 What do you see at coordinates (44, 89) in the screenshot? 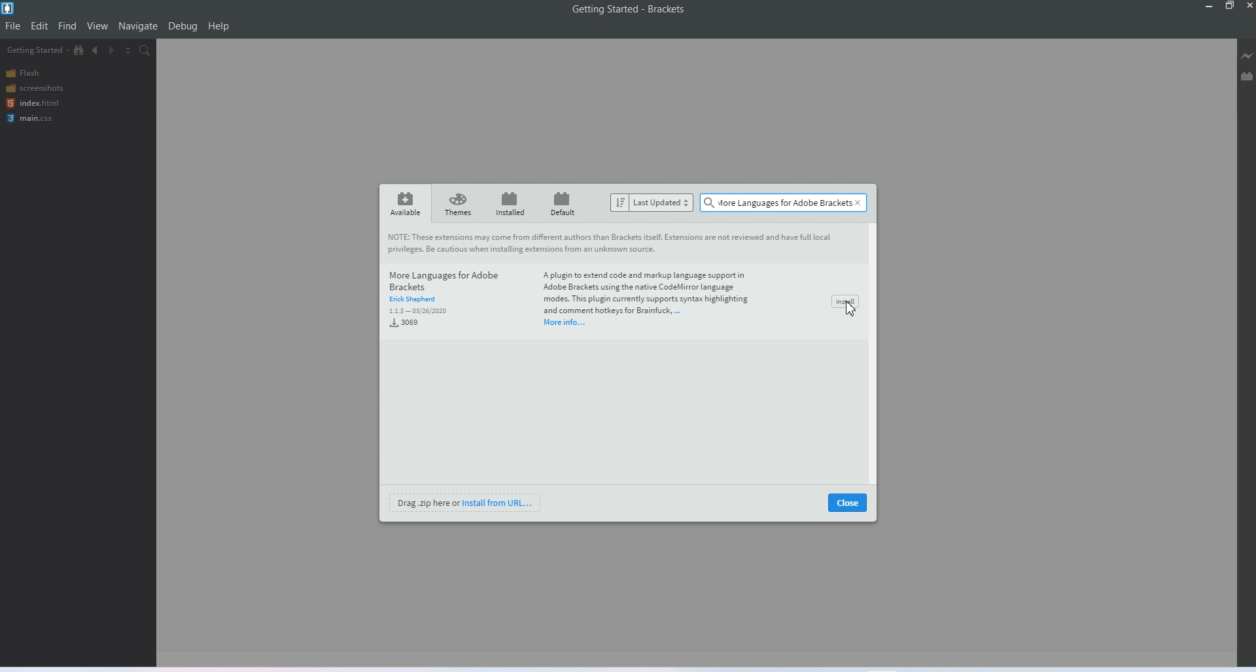
I see `Screenshots` at bounding box center [44, 89].